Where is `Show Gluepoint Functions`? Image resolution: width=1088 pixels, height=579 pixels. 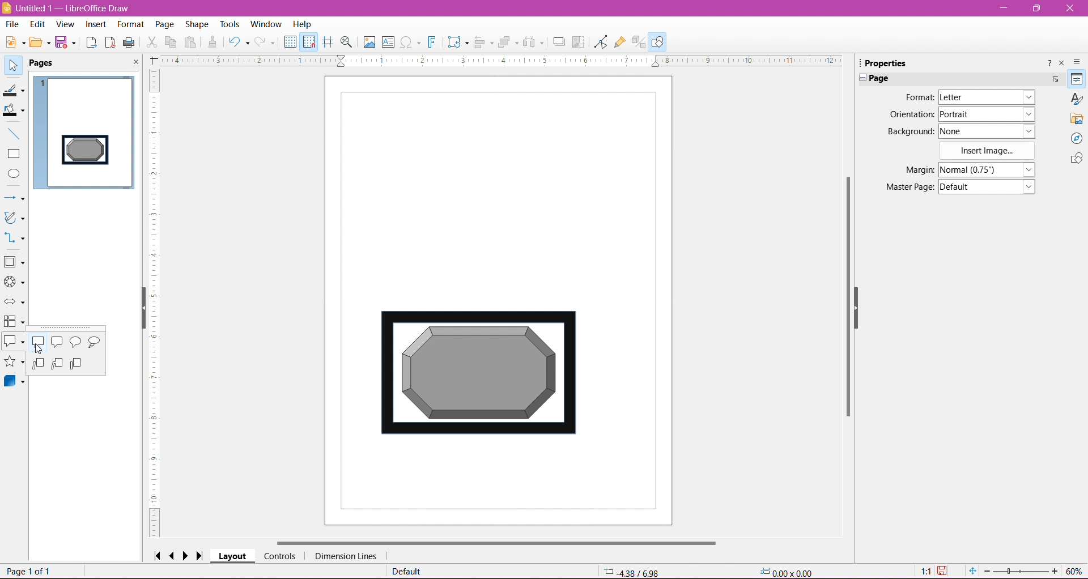 Show Gluepoint Functions is located at coordinates (619, 42).